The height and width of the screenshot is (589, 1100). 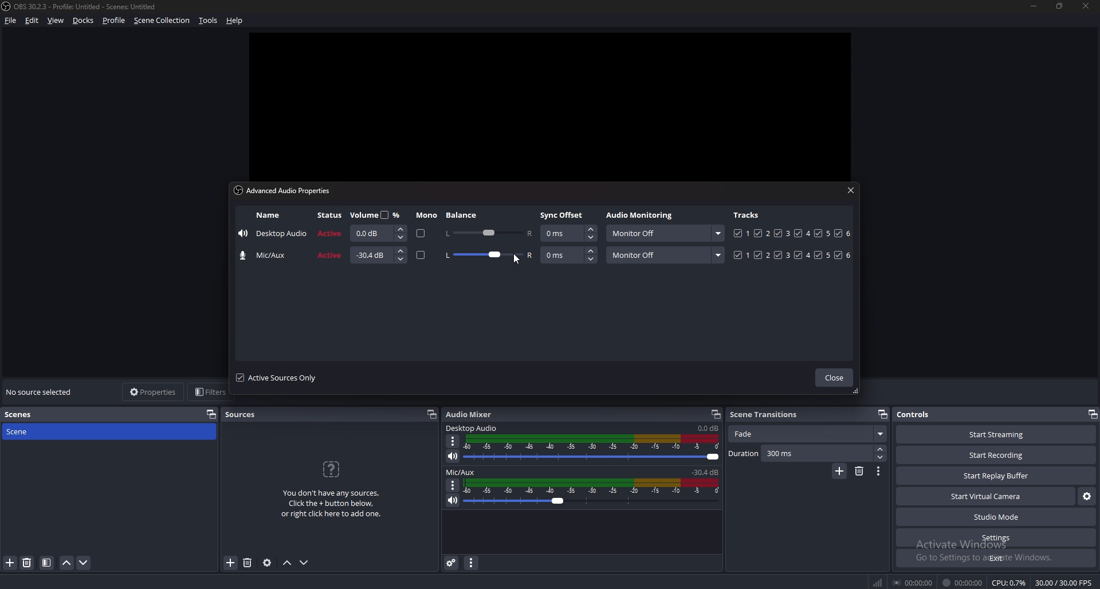 I want to click on audio mixer, so click(x=469, y=414).